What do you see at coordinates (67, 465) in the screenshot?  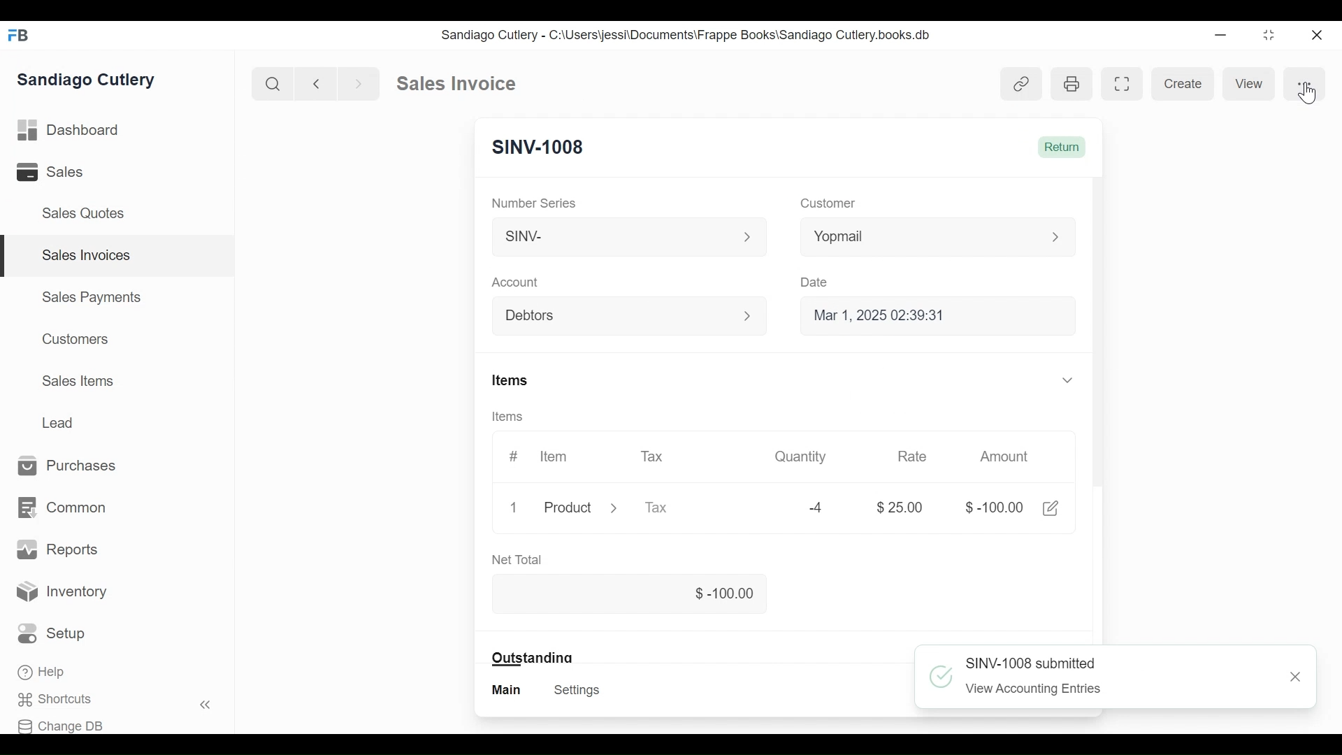 I see `Purchases` at bounding box center [67, 465].